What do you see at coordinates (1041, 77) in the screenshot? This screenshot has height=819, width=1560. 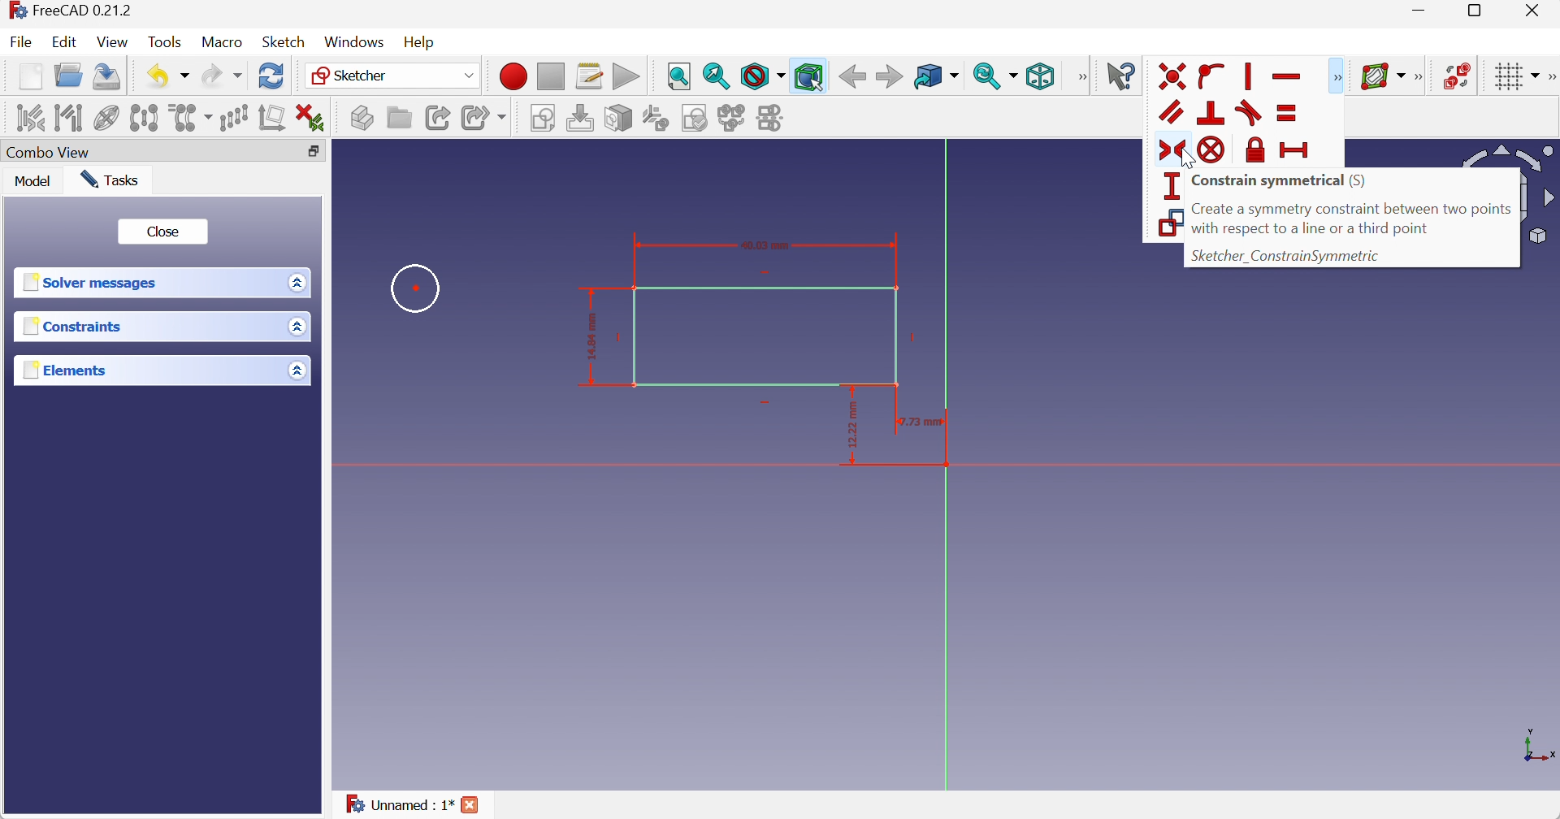 I see `Isometric` at bounding box center [1041, 77].